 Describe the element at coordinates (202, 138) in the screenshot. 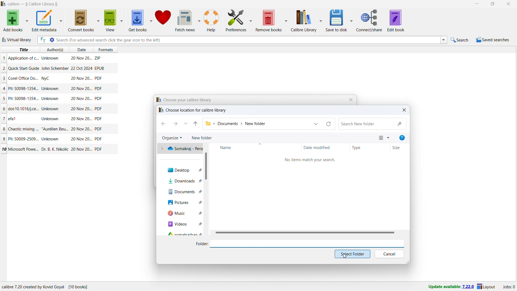

I see `new folder` at that location.